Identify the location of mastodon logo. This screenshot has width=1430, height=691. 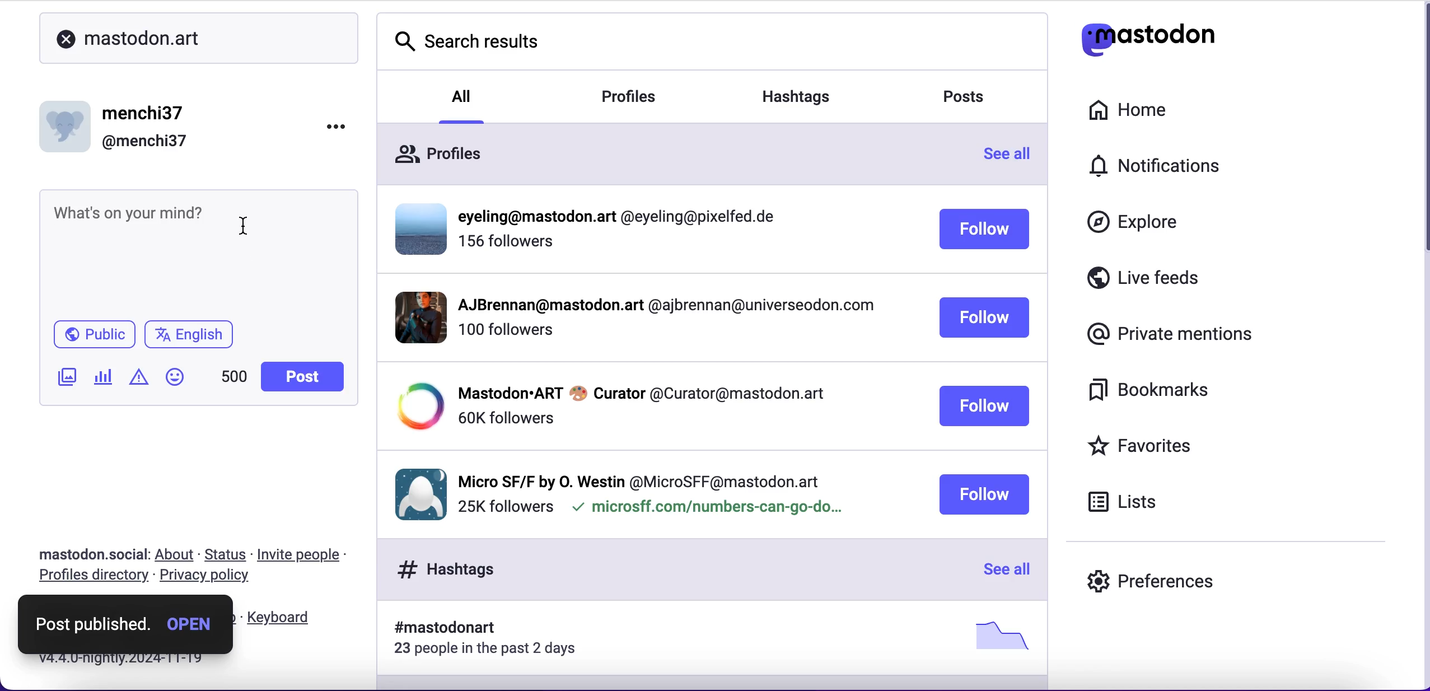
(1154, 35).